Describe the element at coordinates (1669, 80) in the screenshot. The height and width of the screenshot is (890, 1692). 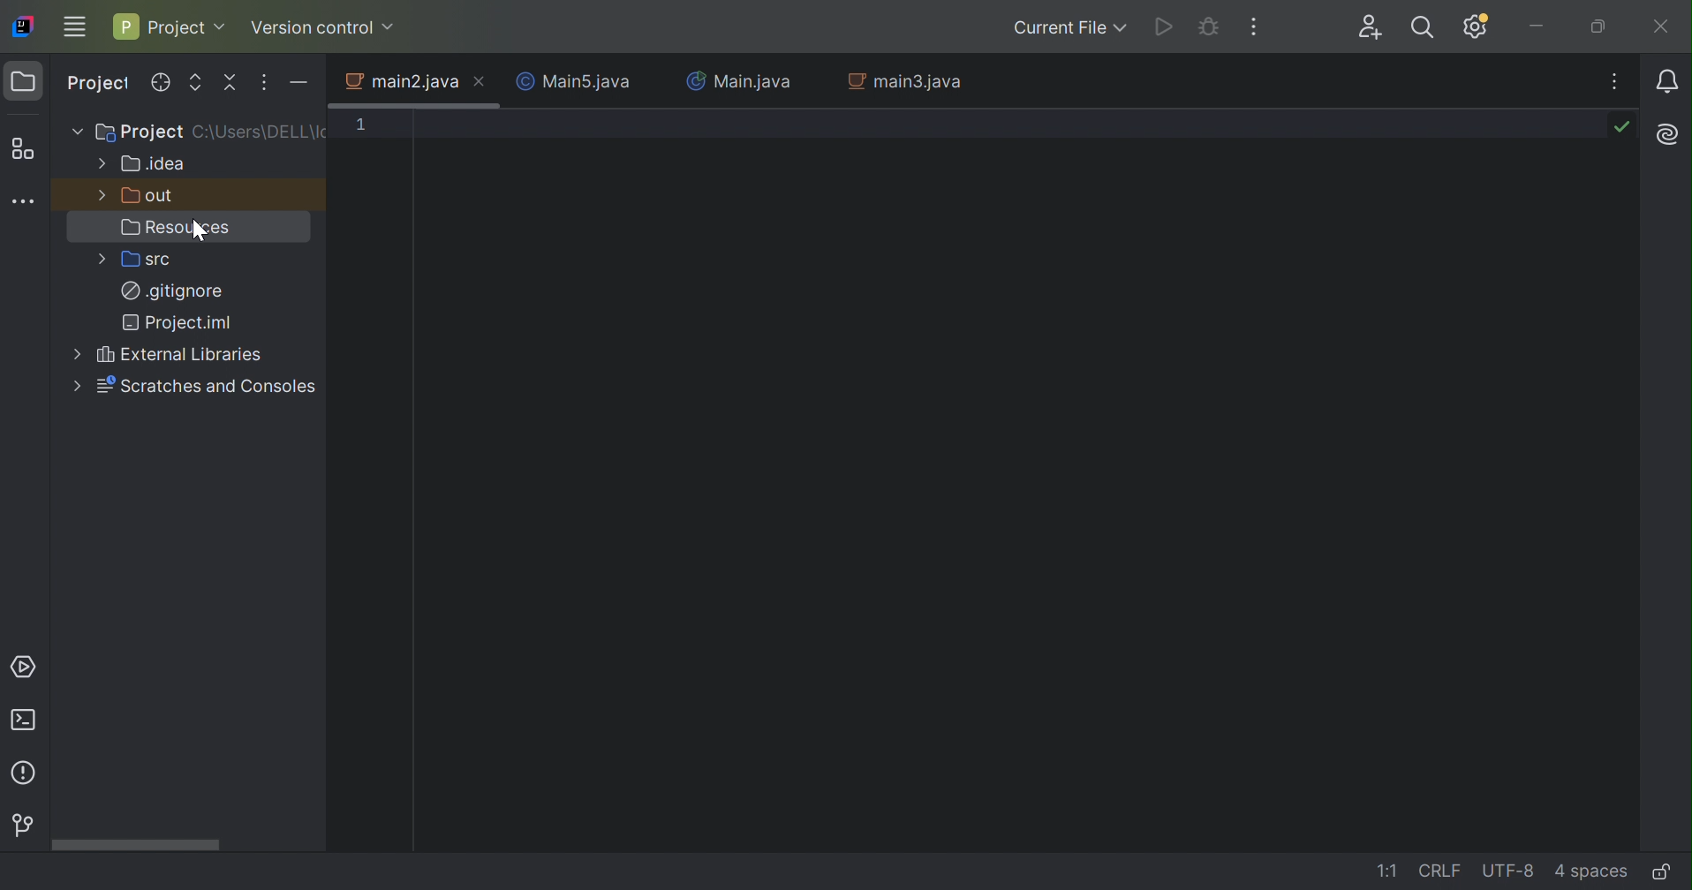
I see `Notifications` at that location.